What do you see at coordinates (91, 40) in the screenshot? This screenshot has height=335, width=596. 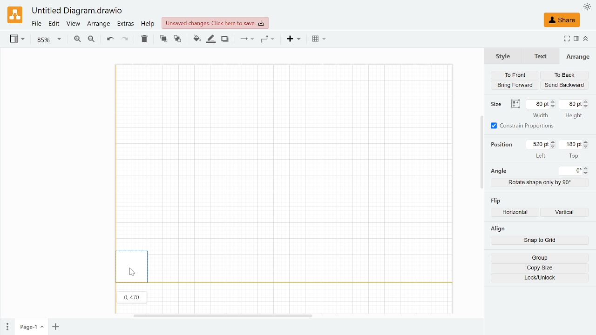 I see `Zoom out` at bounding box center [91, 40].